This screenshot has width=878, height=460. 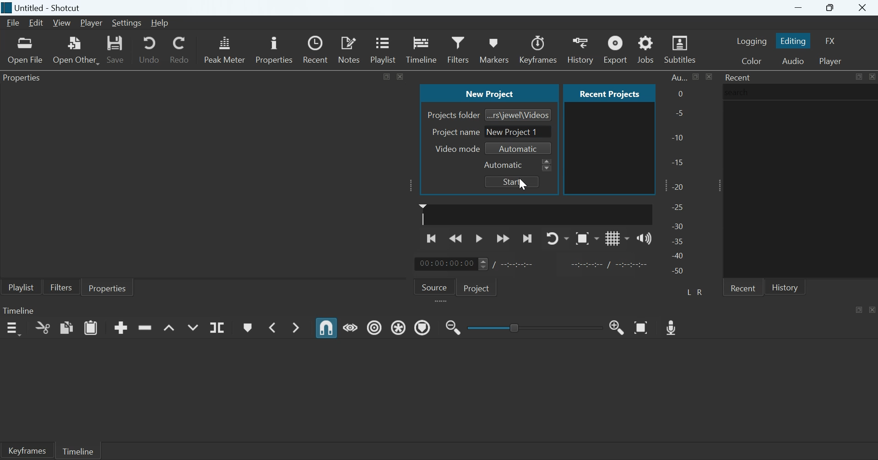 What do you see at coordinates (273, 49) in the screenshot?
I see `Properties` at bounding box center [273, 49].